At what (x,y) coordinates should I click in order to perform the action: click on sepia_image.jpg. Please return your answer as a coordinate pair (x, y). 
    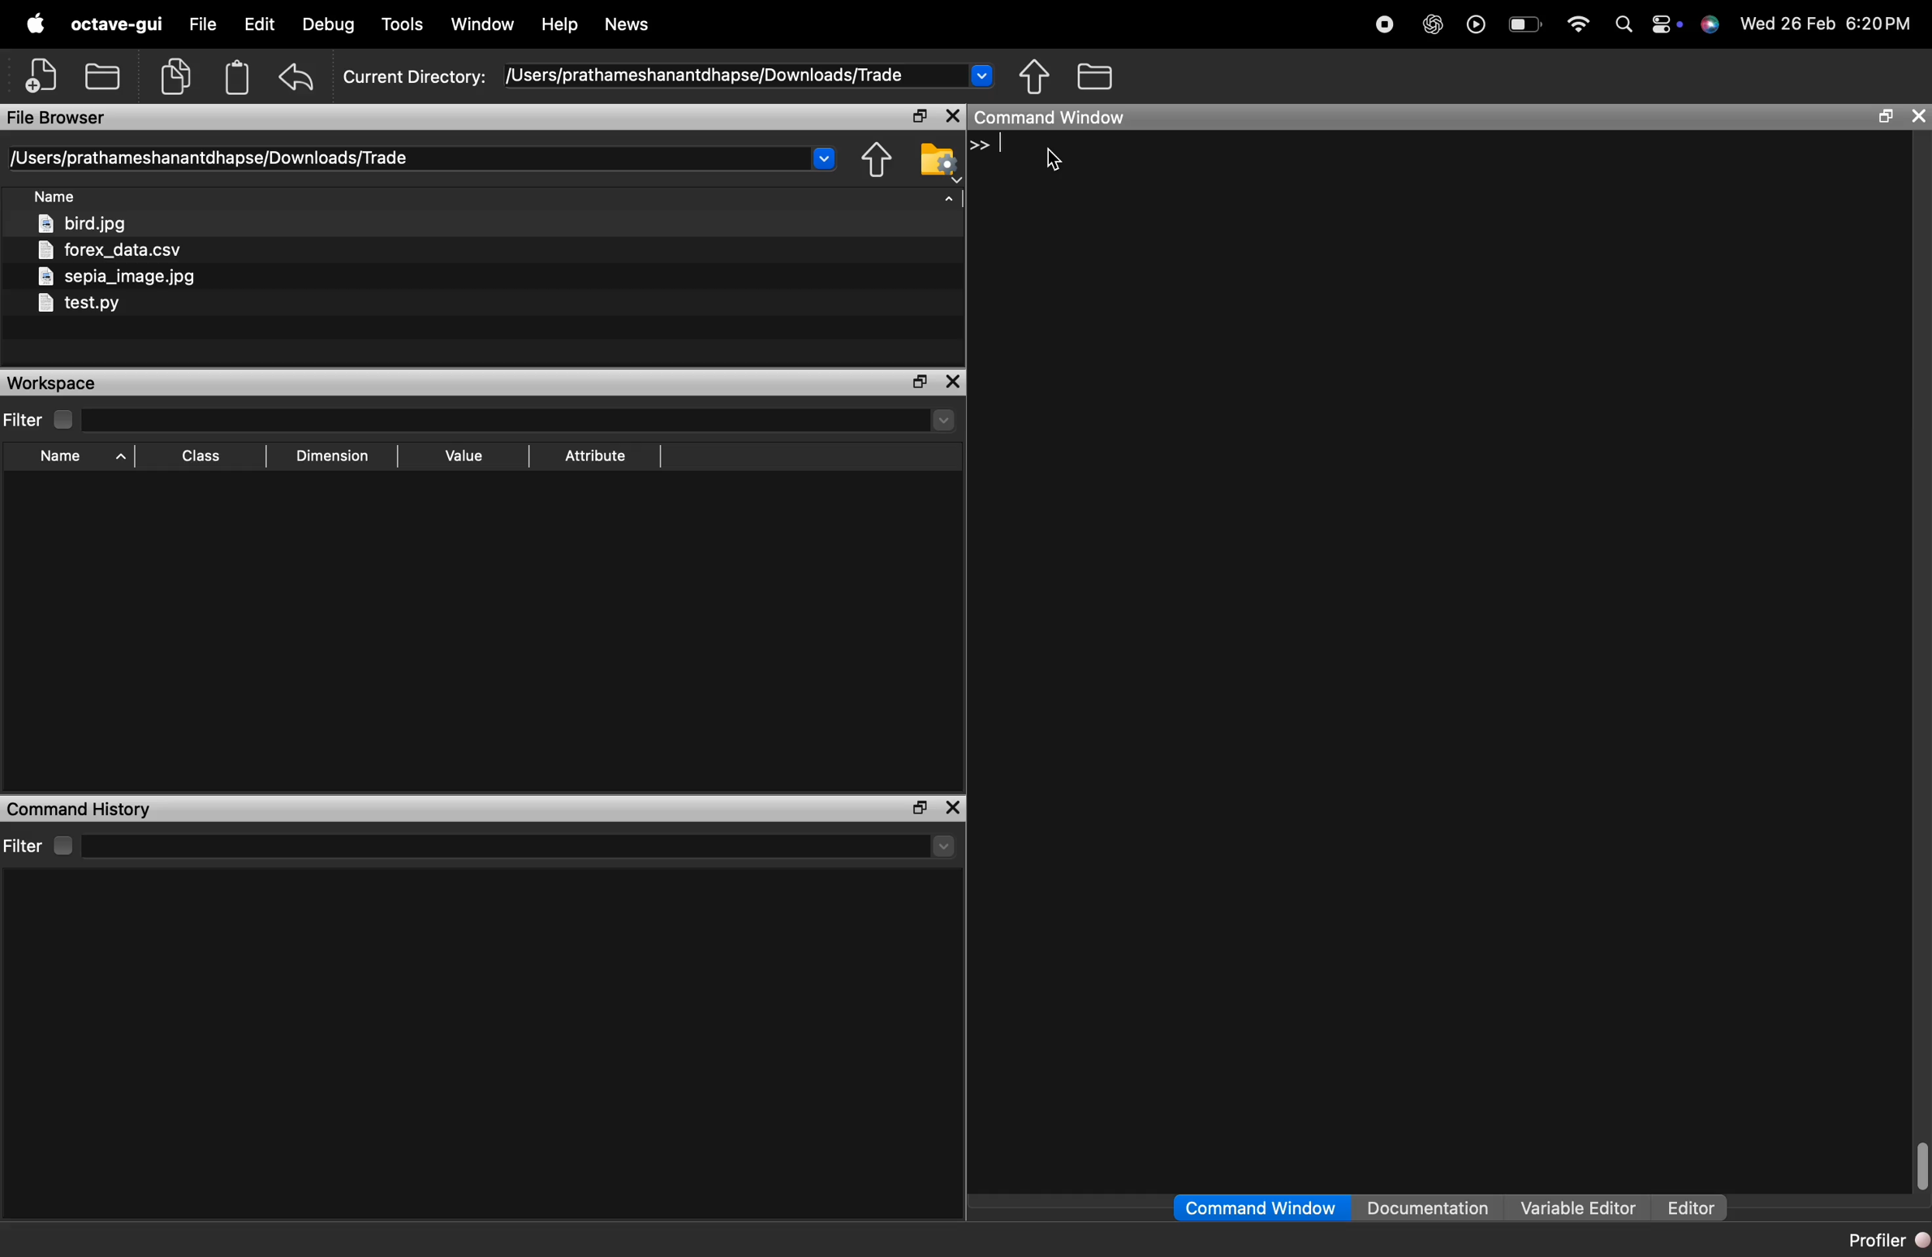
    Looking at the image, I should click on (118, 277).